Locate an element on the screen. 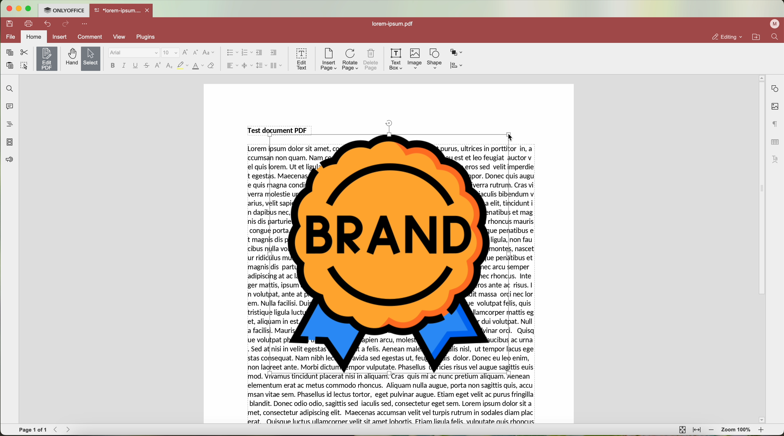  minimize is located at coordinates (18, 9).